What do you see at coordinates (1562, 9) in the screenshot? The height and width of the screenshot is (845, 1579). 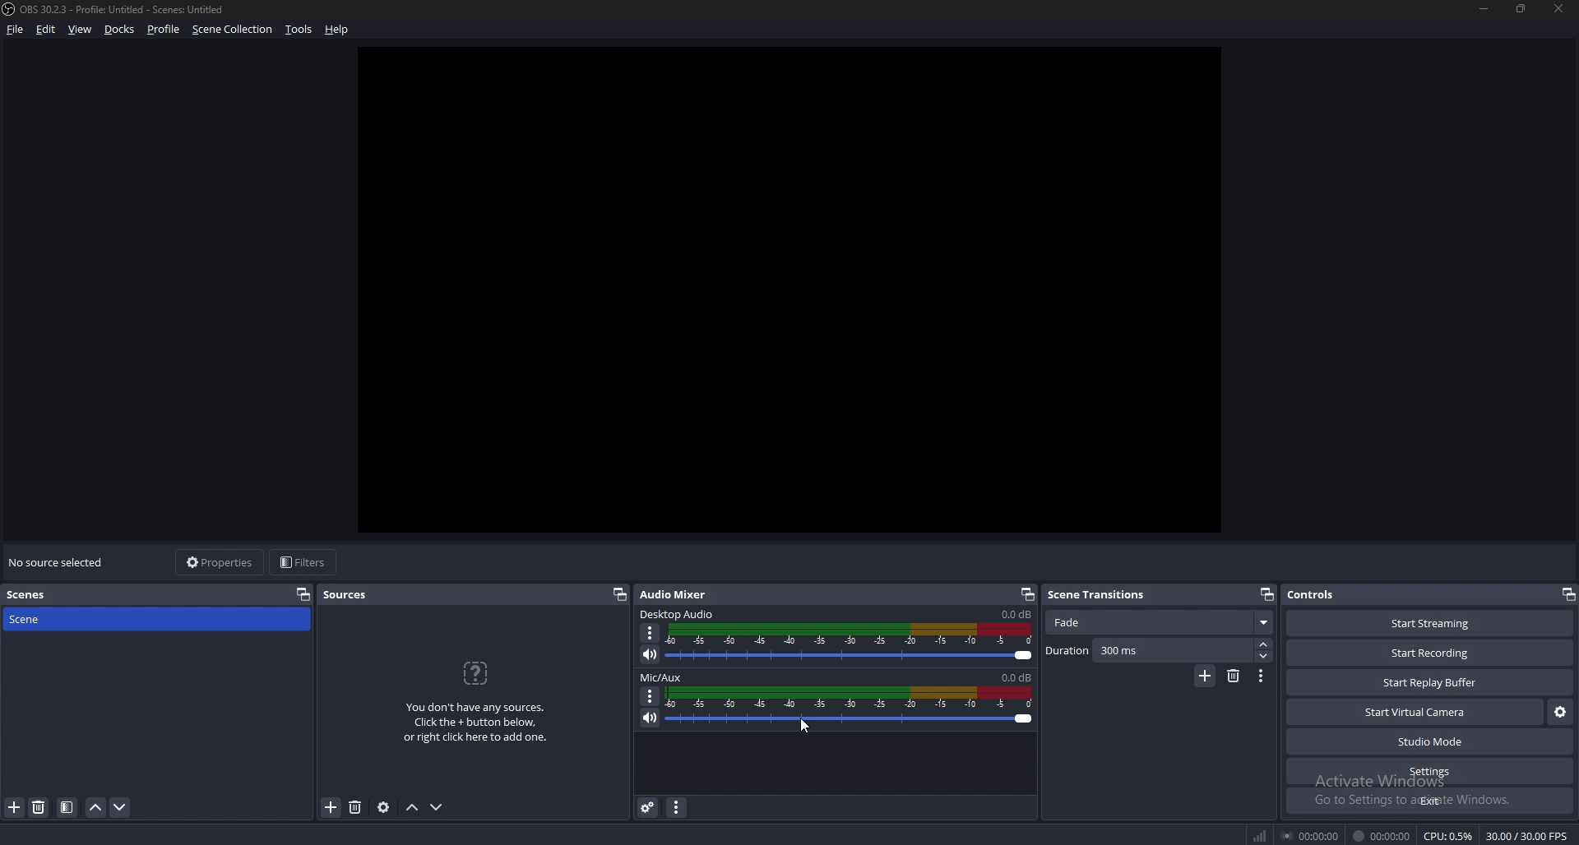 I see `close` at bounding box center [1562, 9].